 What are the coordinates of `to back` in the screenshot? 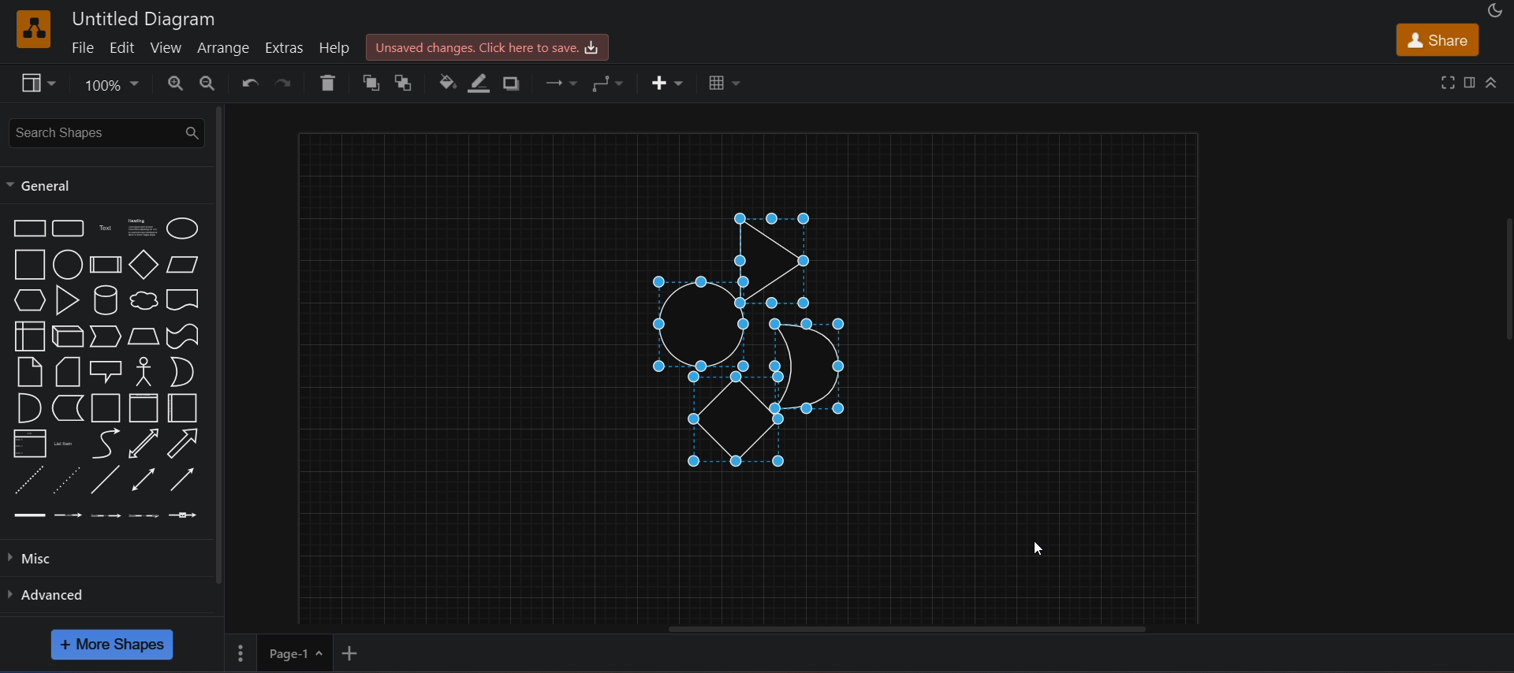 It's located at (409, 83).